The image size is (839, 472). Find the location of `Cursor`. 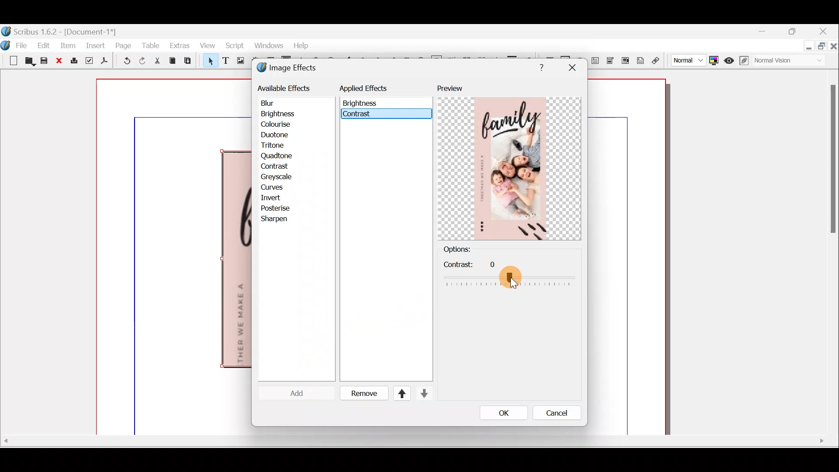

Cursor is located at coordinates (274, 167).